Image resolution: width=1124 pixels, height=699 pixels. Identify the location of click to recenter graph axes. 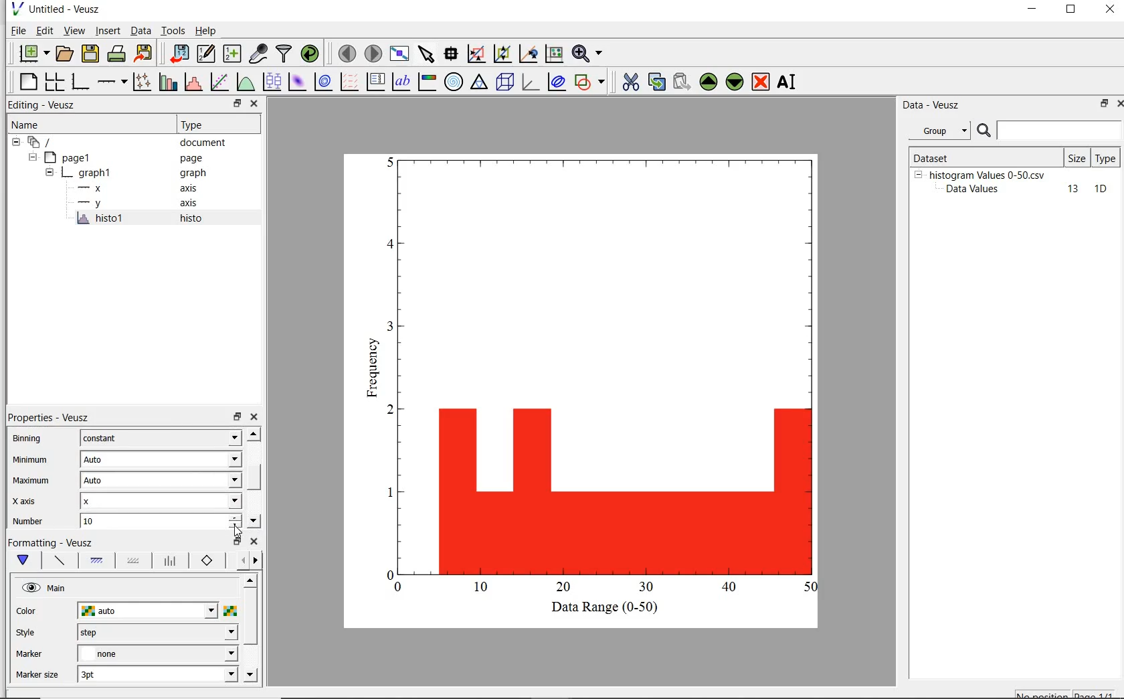
(553, 54).